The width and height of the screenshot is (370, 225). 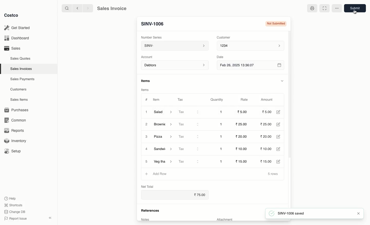 I want to click on 15.00, so click(x=243, y=162).